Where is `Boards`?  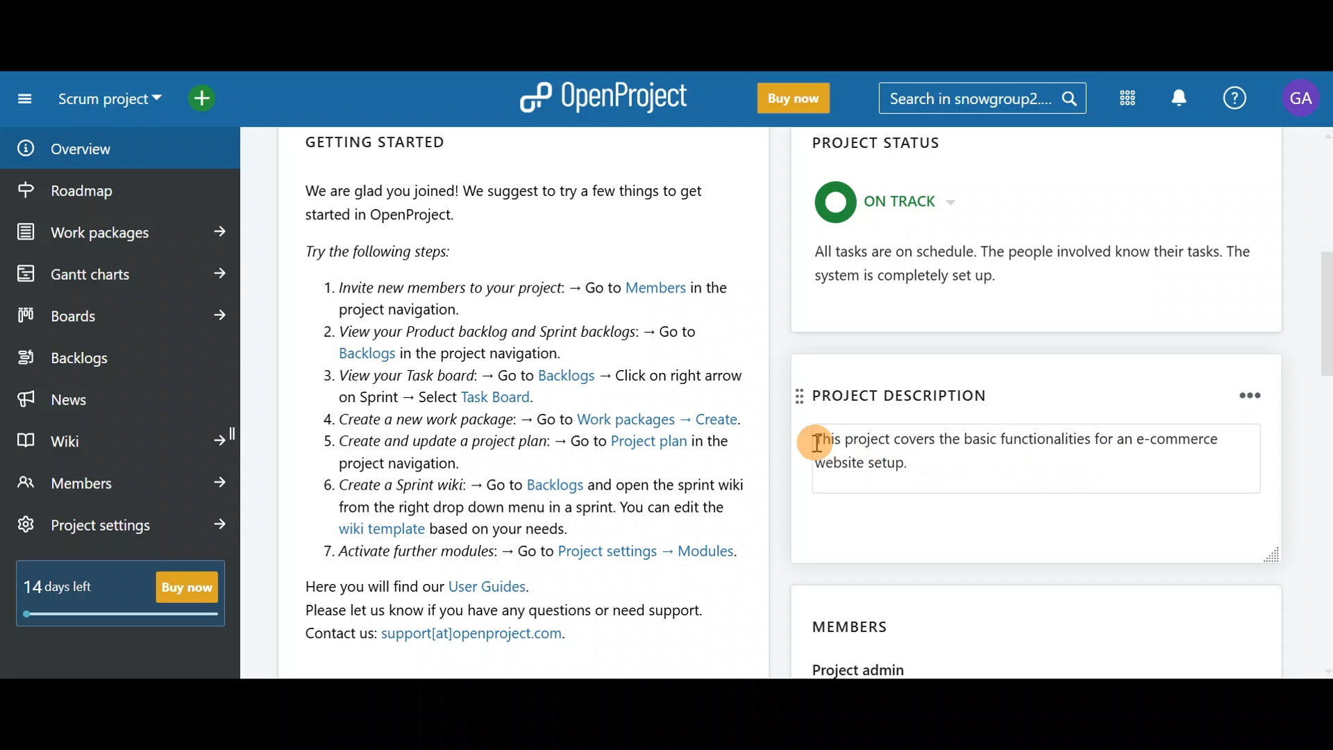
Boards is located at coordinates (120, 315).